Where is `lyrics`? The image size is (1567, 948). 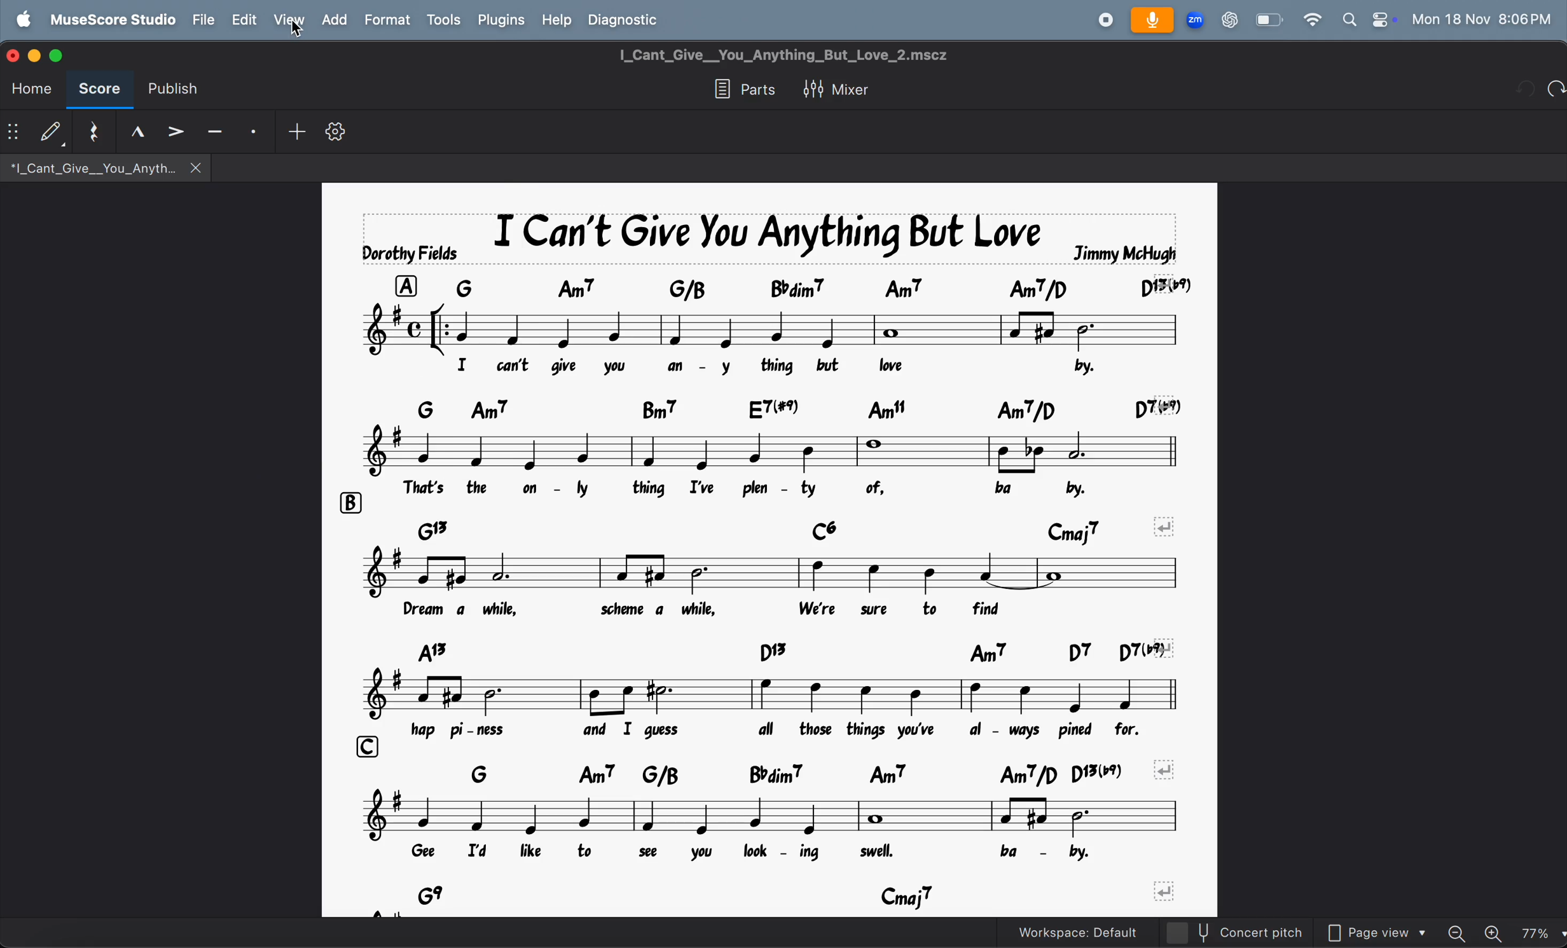
lyrics is located at coordinates (773, 366).